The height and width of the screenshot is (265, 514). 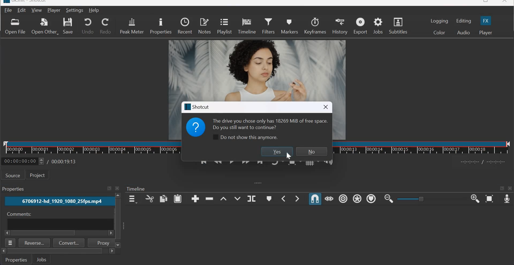 I want to click on Previous Marker, so click(x=284, y=198).